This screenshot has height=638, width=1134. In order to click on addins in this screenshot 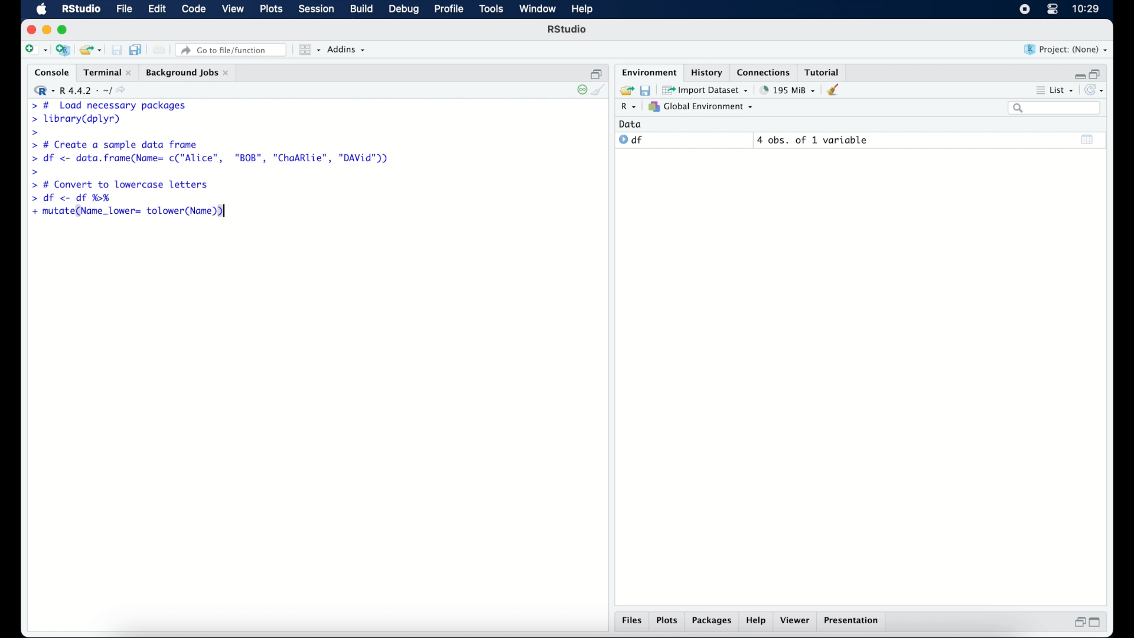, I will do `click(347, 50)`.